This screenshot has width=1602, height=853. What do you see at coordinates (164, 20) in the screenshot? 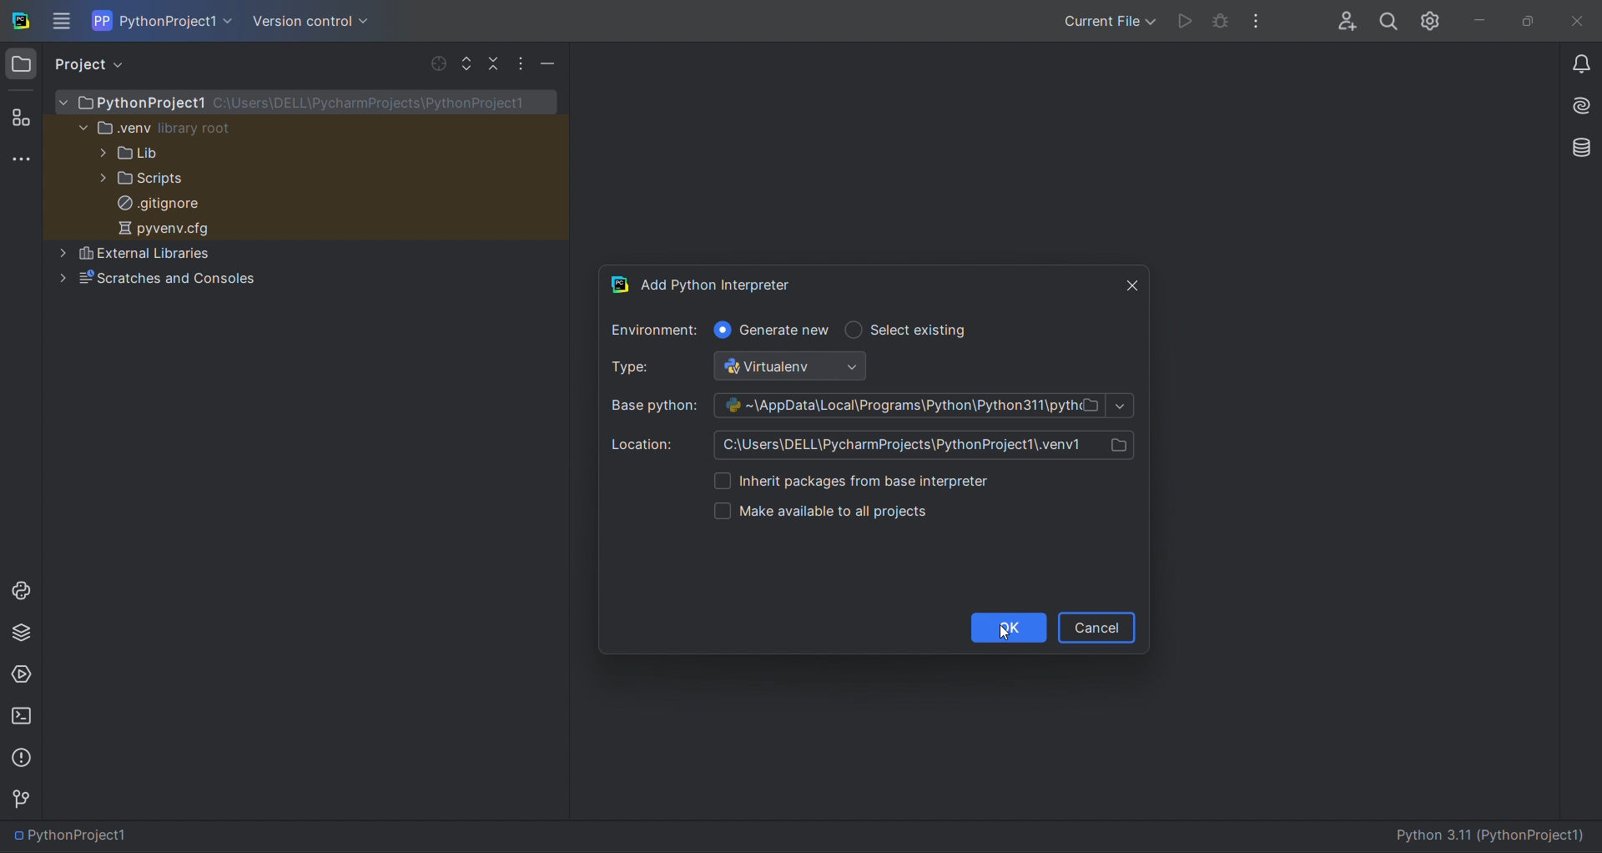
I see `current project` at bounding box center [164, 20].